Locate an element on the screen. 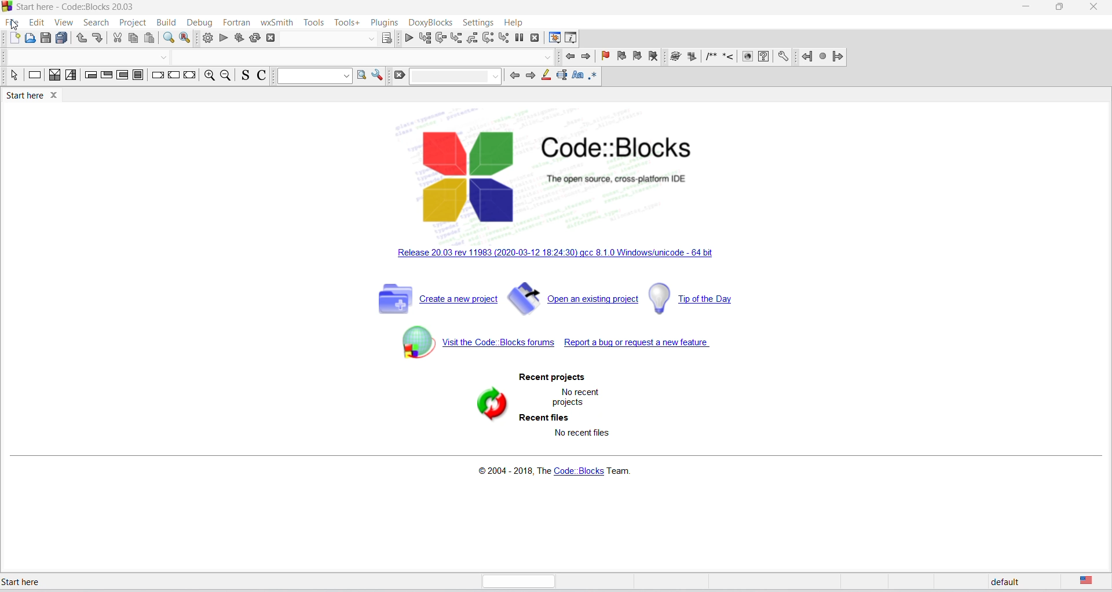 The image size is (1112, 592). dropdown is located at coordinates (164, 59).